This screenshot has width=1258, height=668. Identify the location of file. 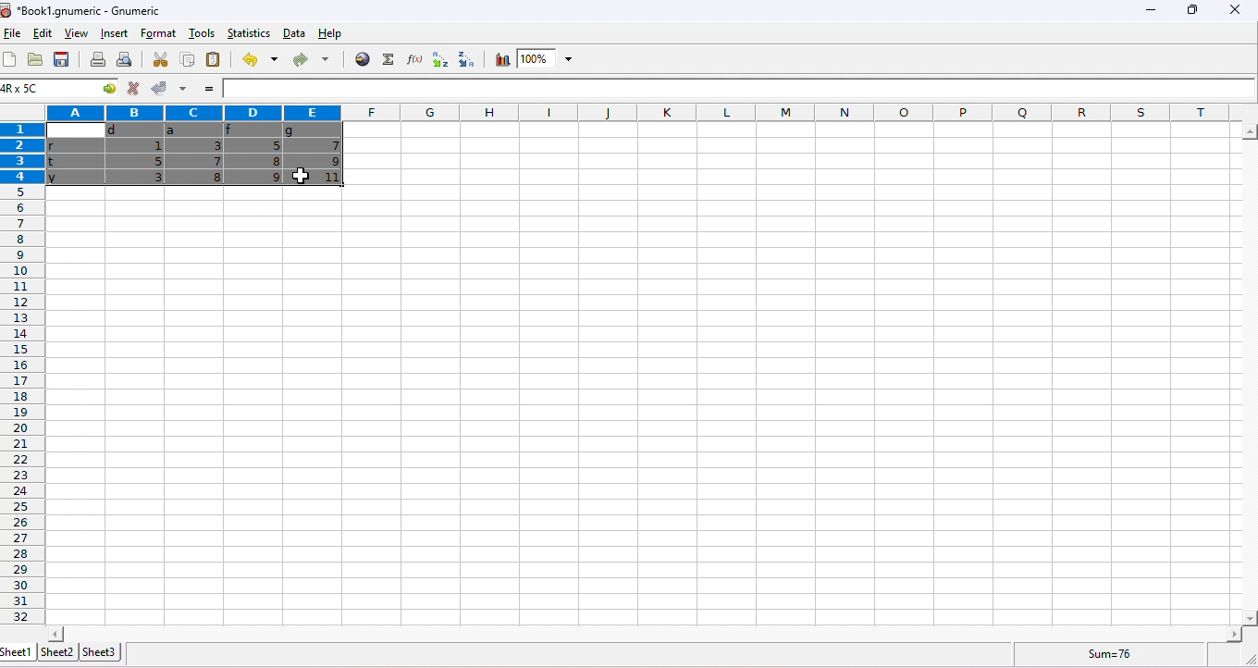
(13, 34).